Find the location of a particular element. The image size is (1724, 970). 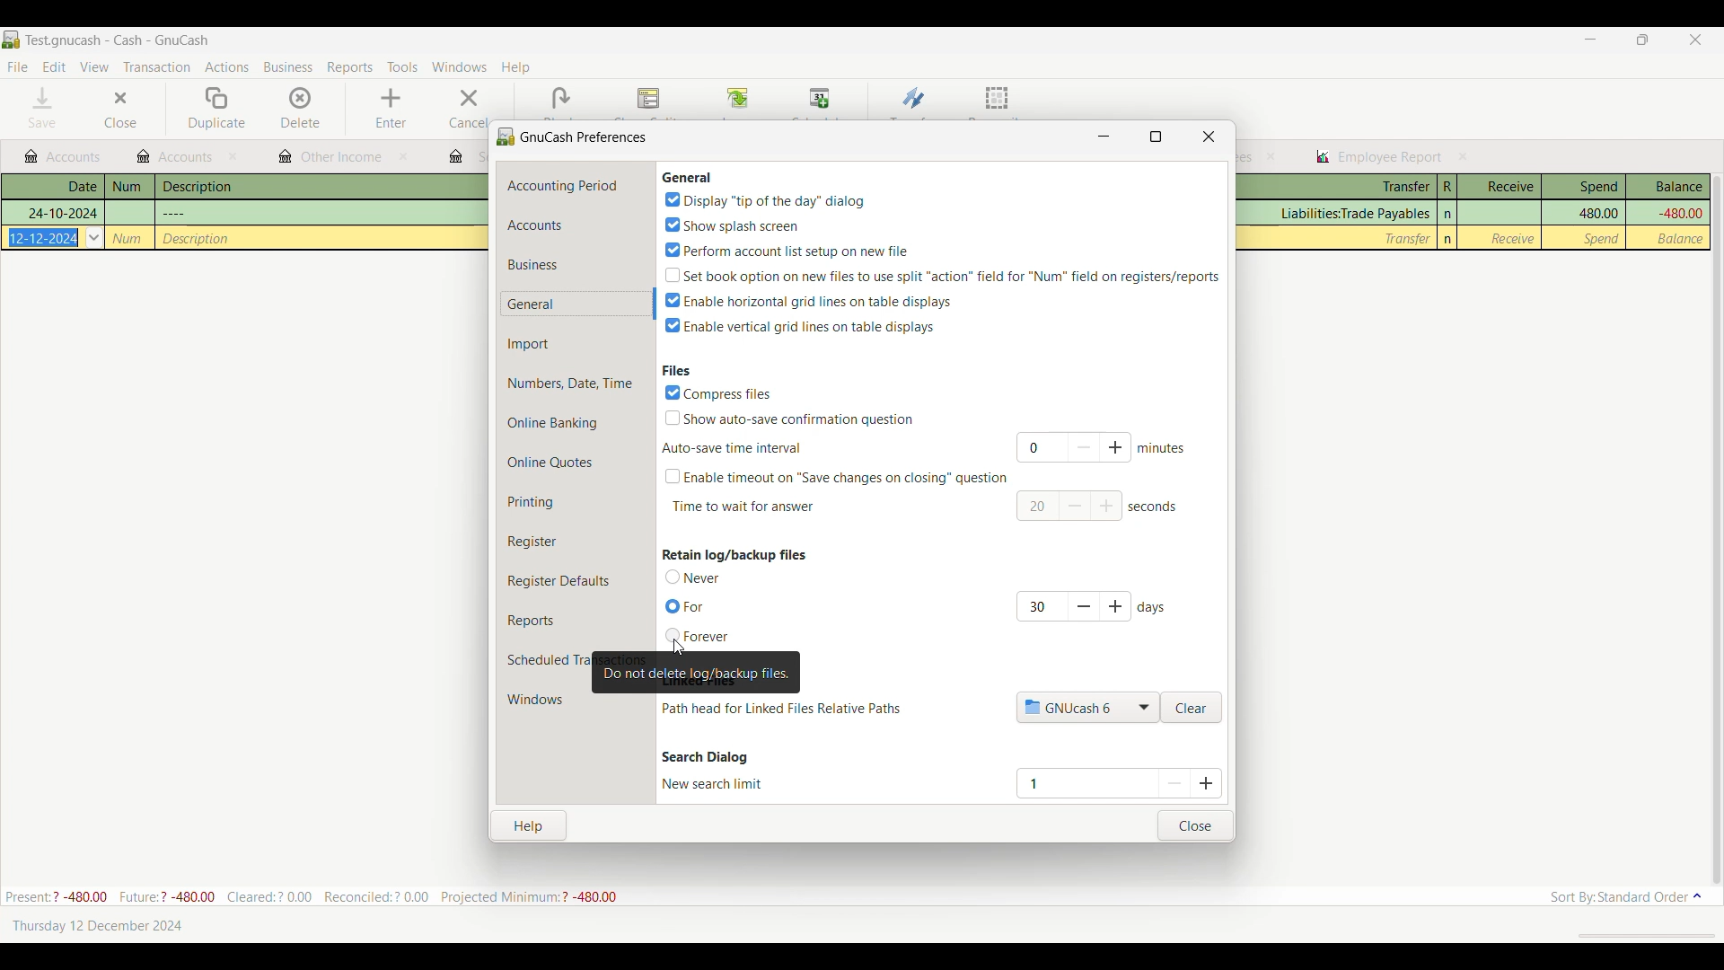

close is located at coordinates (402, 156).